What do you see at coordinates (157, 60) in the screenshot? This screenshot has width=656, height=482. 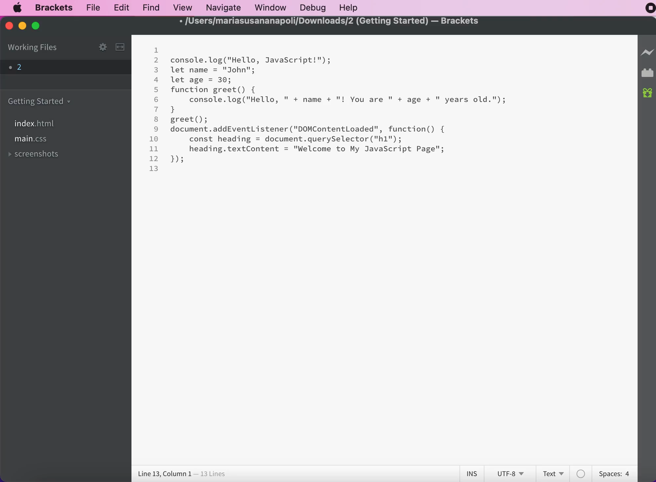 I see `2` at bounding box center [157, 60].